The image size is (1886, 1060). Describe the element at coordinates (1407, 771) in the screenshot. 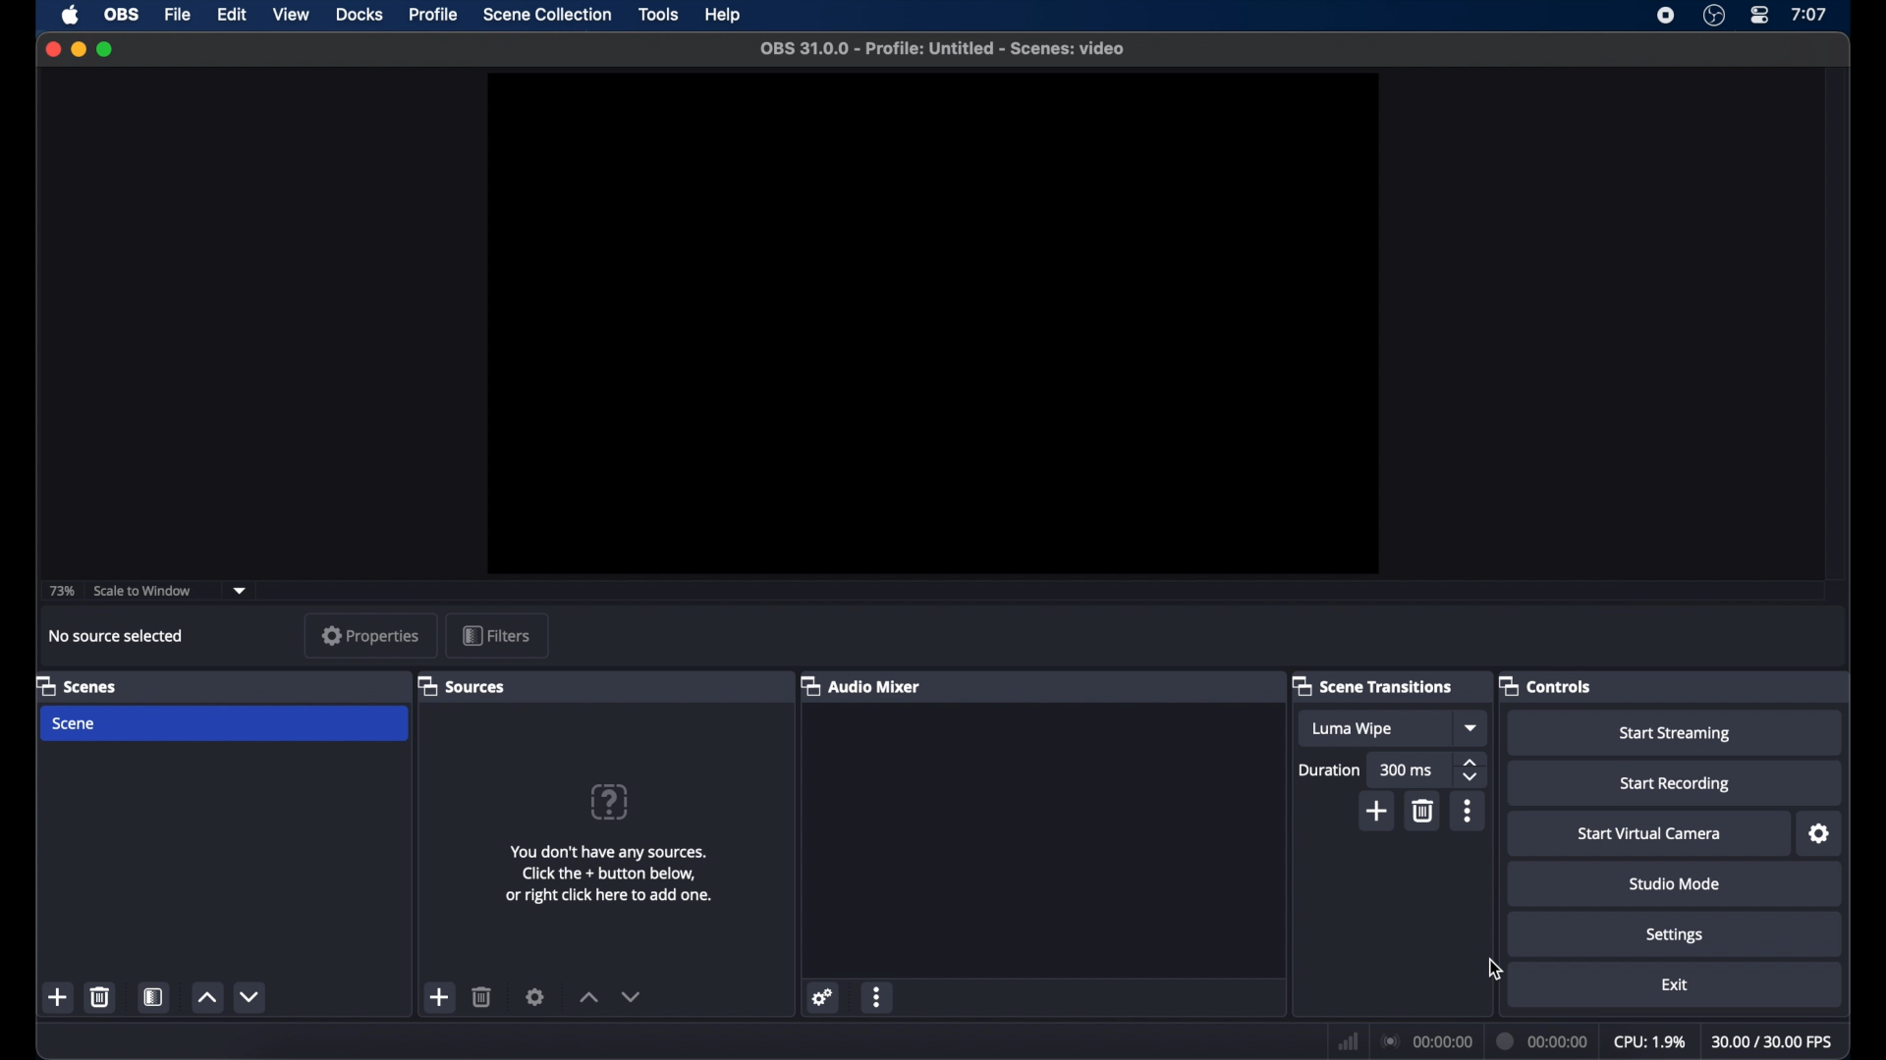

I see `300 ms` at that location.